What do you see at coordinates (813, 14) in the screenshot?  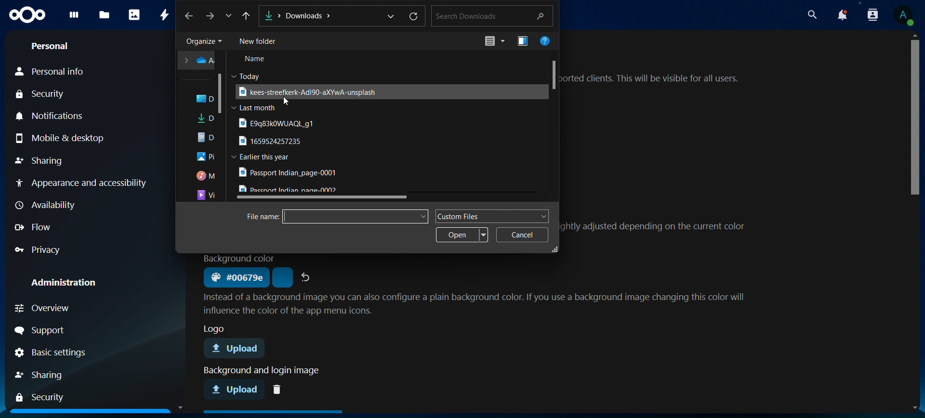 I see `search` at bounding box center [813, 14].